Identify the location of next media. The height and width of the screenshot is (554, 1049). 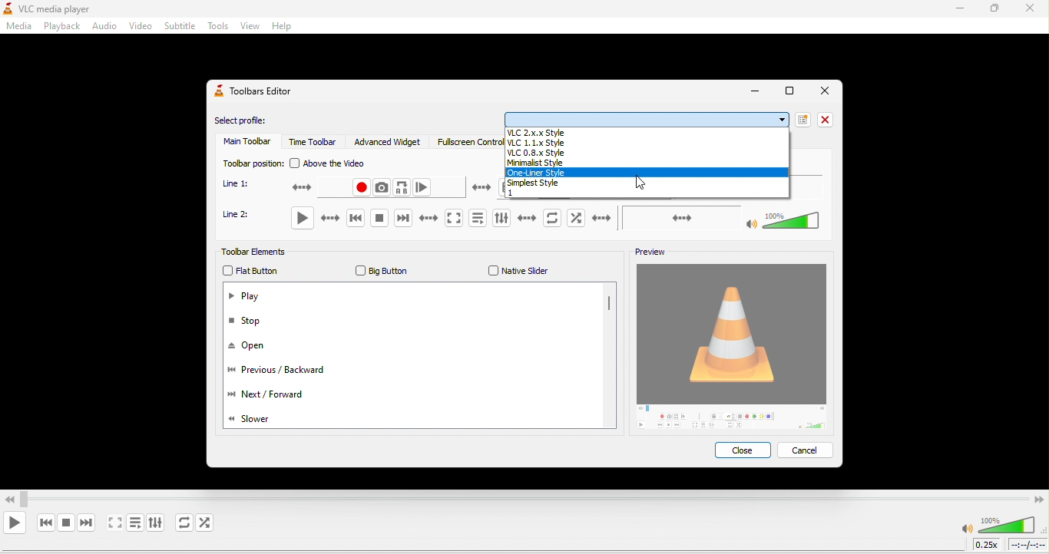
(400, 217).